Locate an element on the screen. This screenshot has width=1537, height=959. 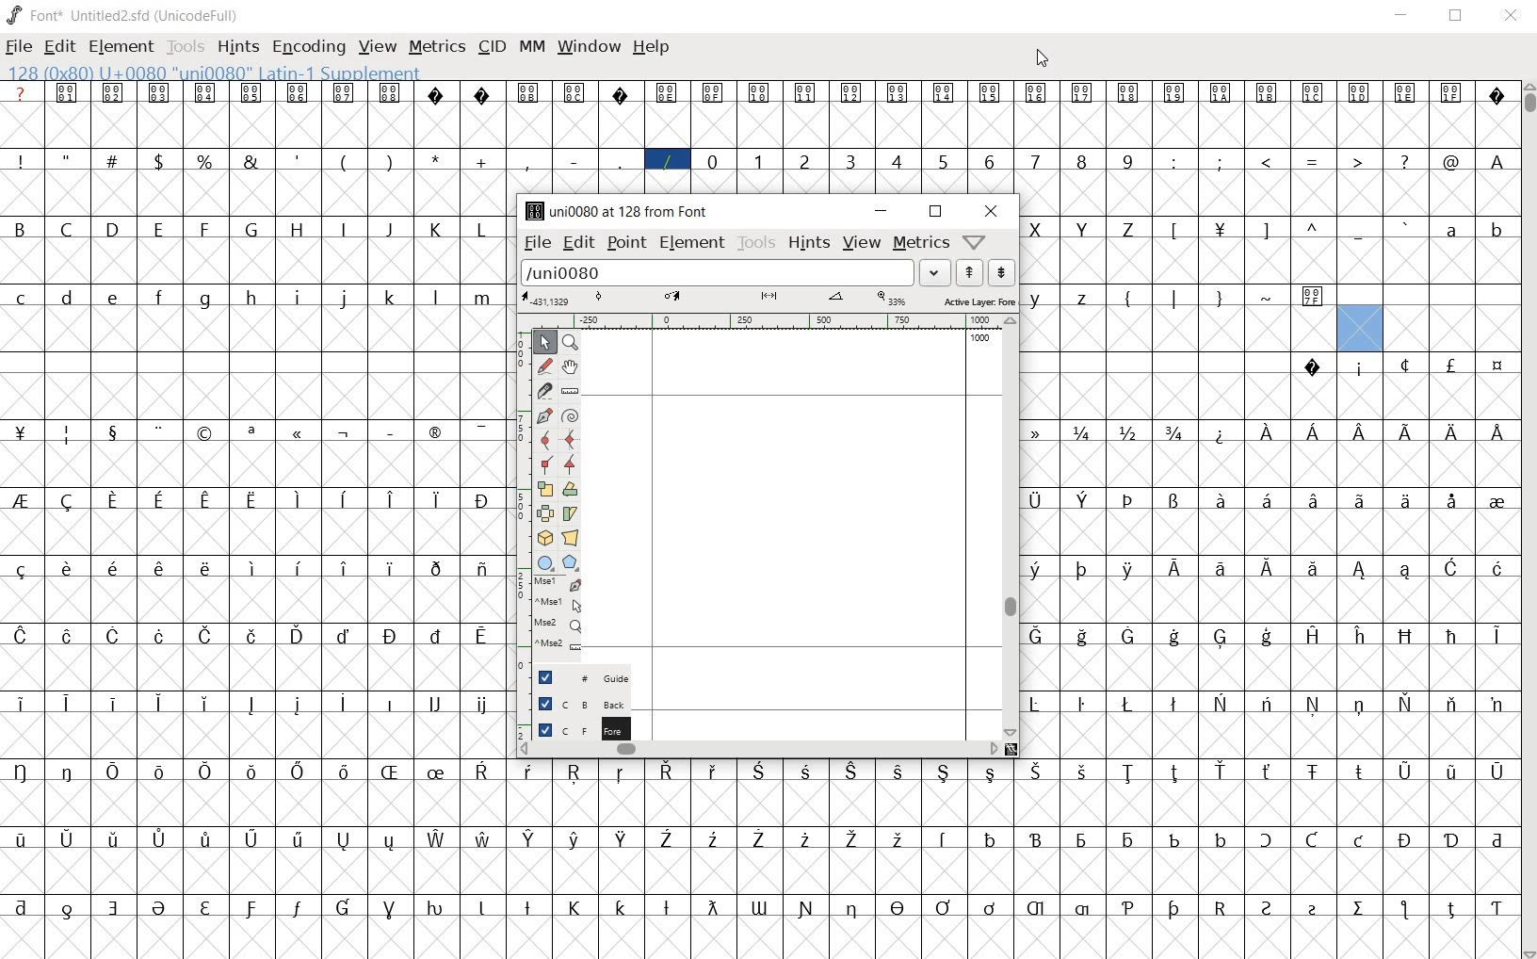
resize is located at coordinates (1012, 749).